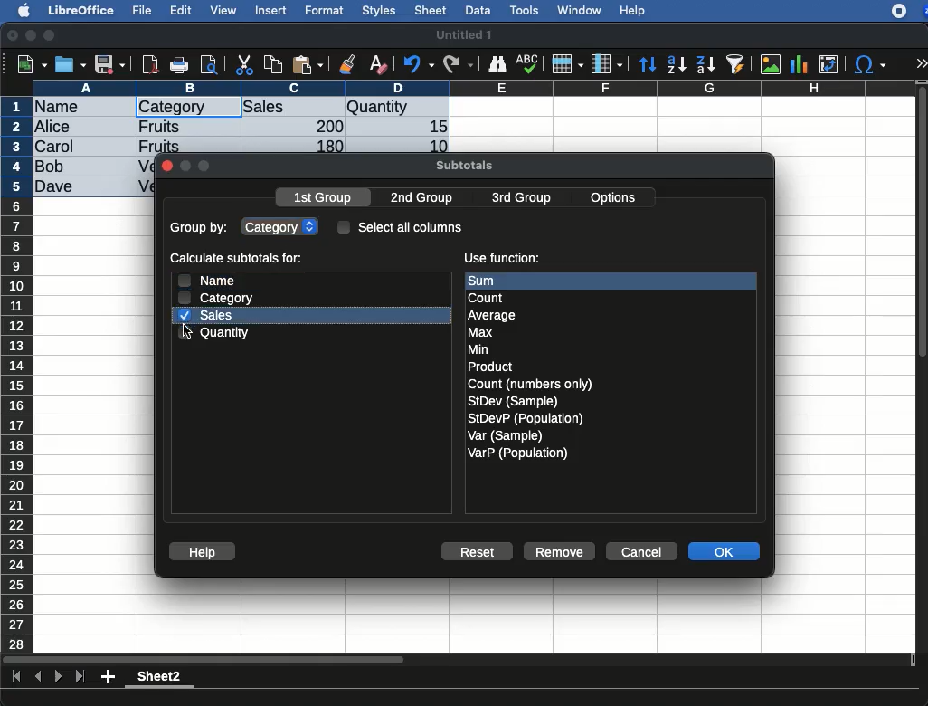 This screenshot has width=928, height=706. I want to click on remove, so click(560, 551).